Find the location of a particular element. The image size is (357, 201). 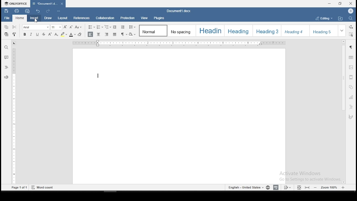

font size is located at coordinates (57, 27).